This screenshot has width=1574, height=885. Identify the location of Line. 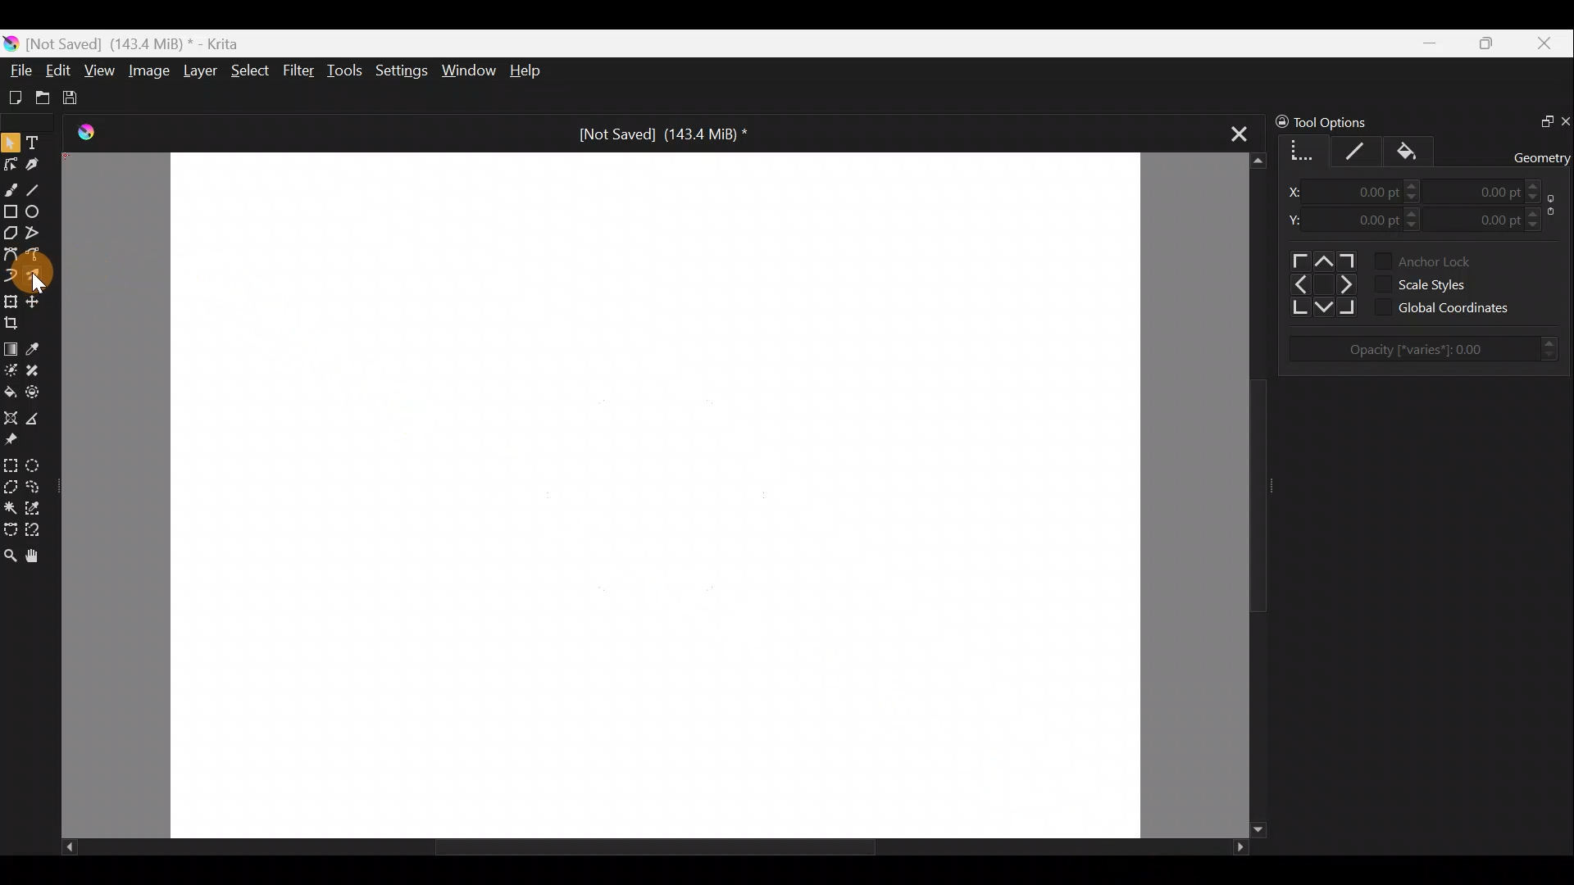
(36, 187).